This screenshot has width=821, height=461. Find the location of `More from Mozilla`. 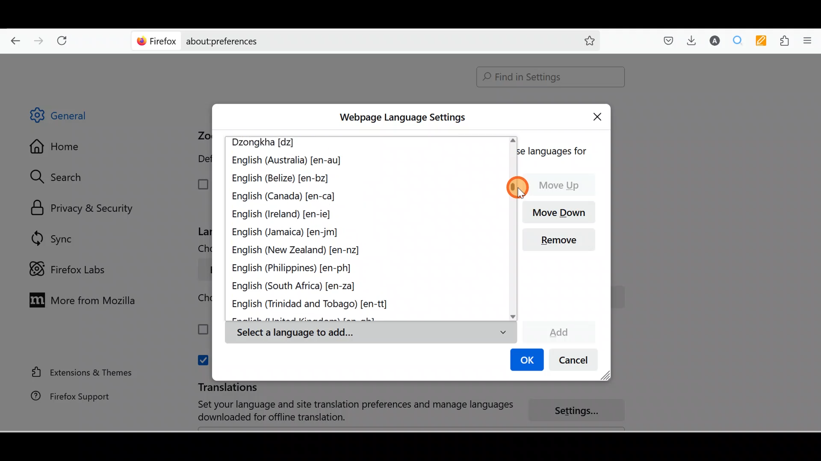

More from Mozilla is located at coordinates (80, 299).